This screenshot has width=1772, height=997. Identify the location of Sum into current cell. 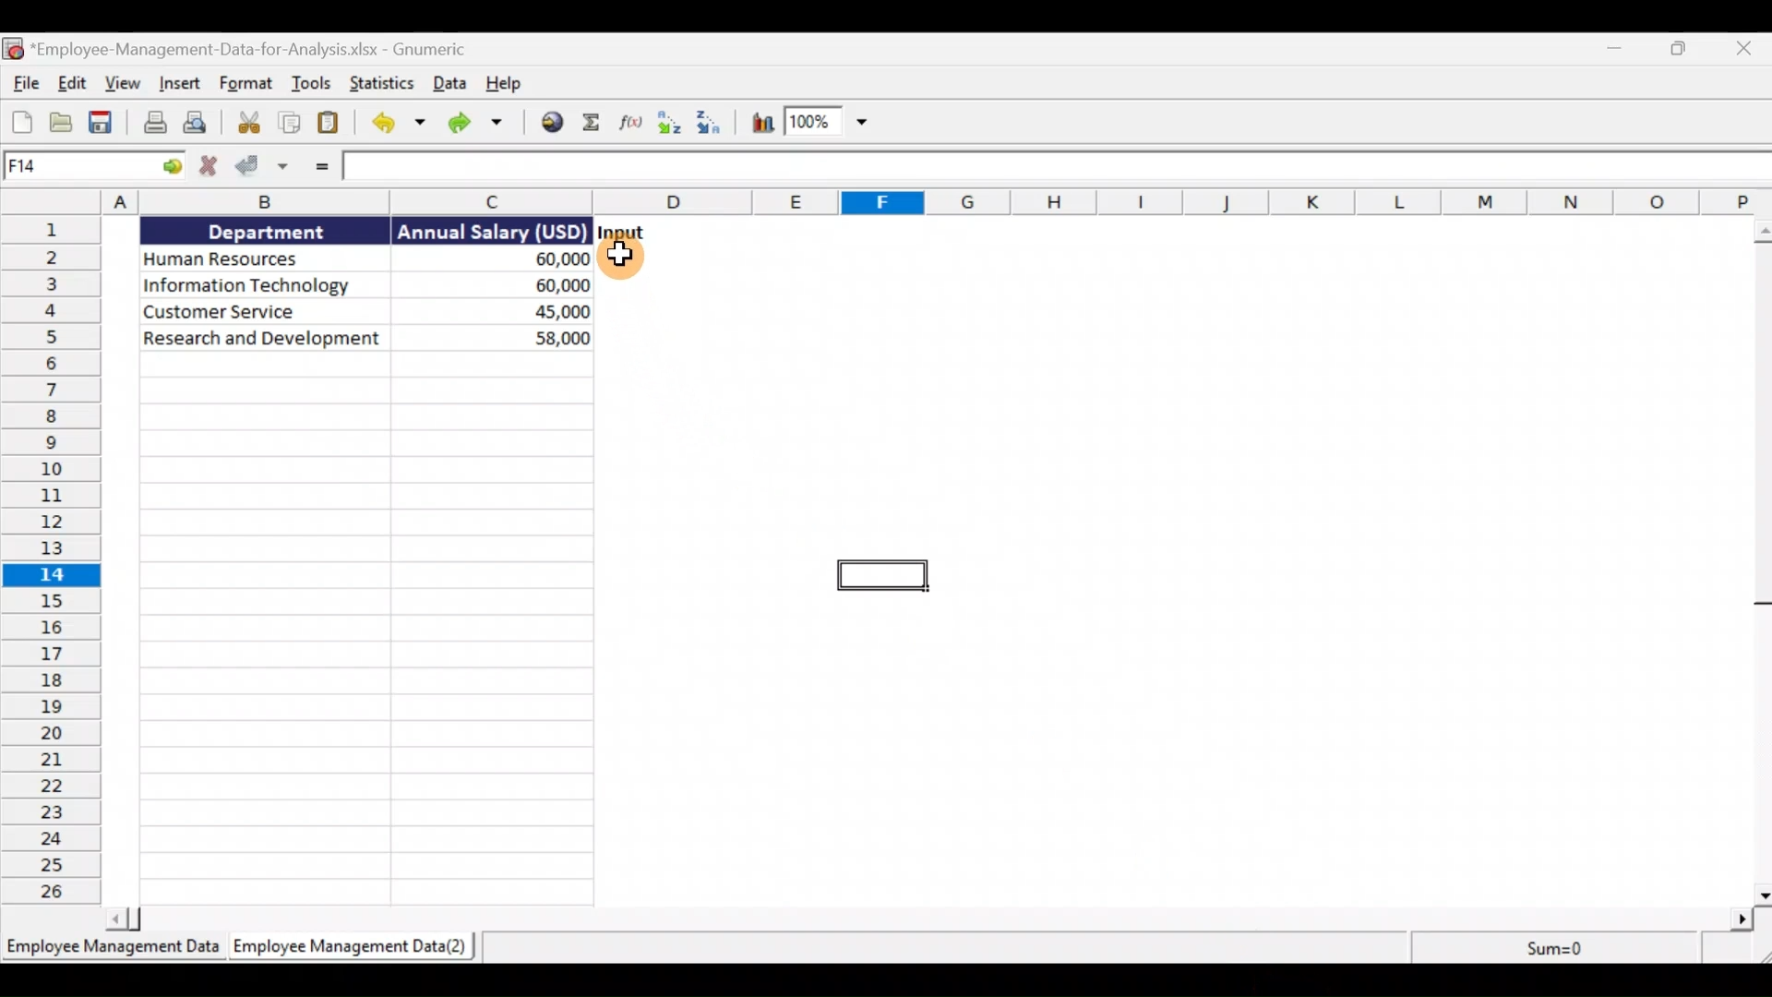
(592, 125).